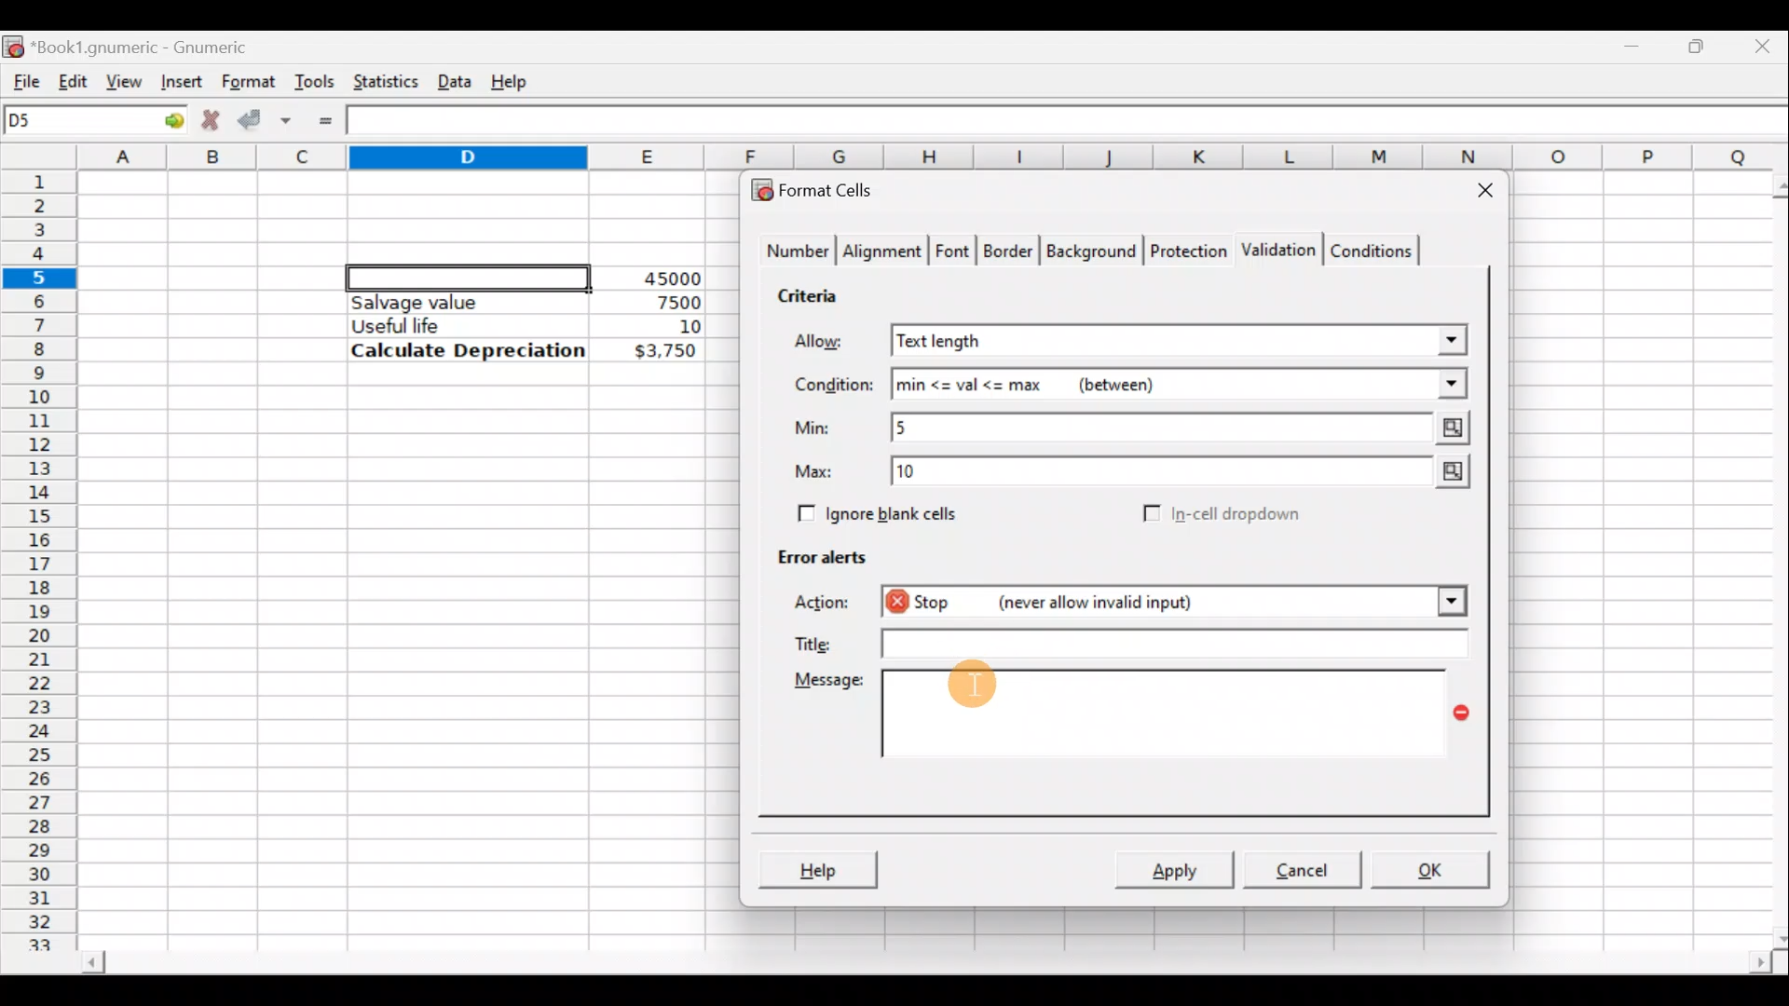 This screenshot has height=1006, width=1789. Describe the element at coordinates (883, 253) in the screenshot. I see `Alignment` at that location.